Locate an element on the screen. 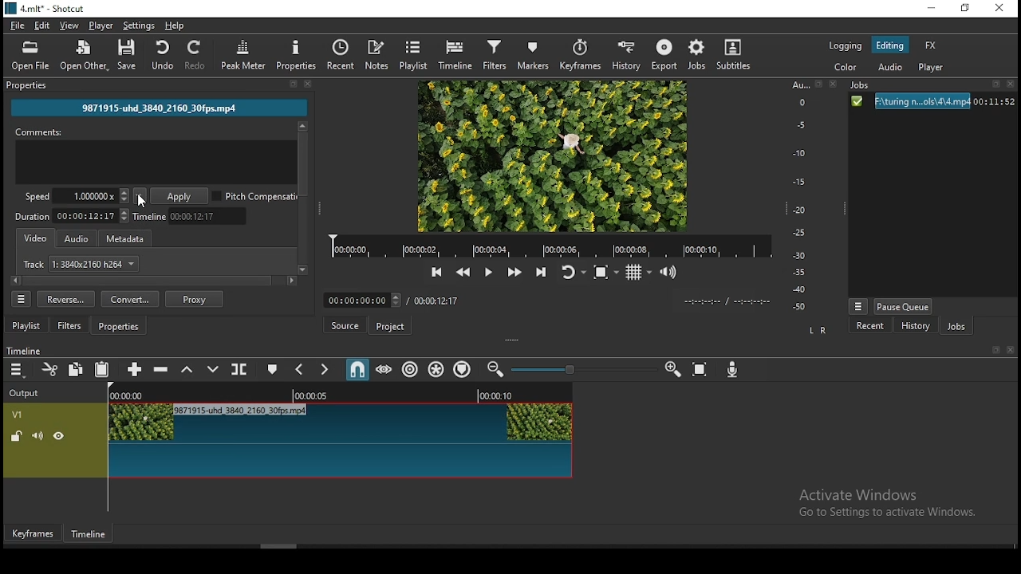 The width and height of the screenshot is (1021, 574). jobs is located at coordinates (696, 54).